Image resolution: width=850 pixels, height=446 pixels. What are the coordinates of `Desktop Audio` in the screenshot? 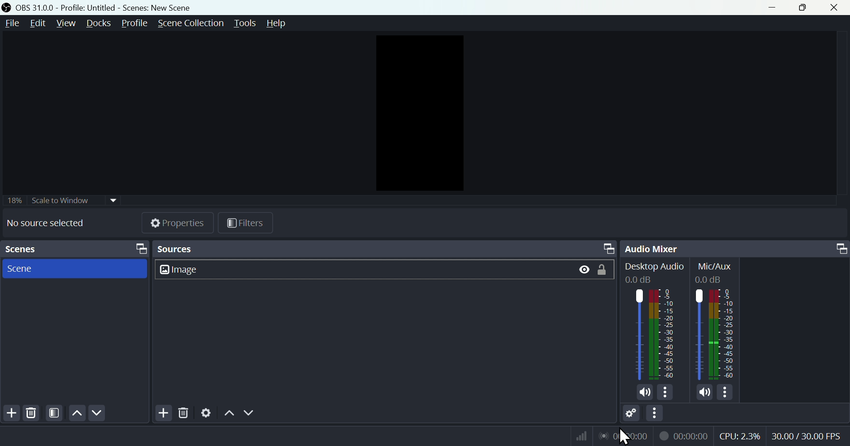 It's located at (656, 271).